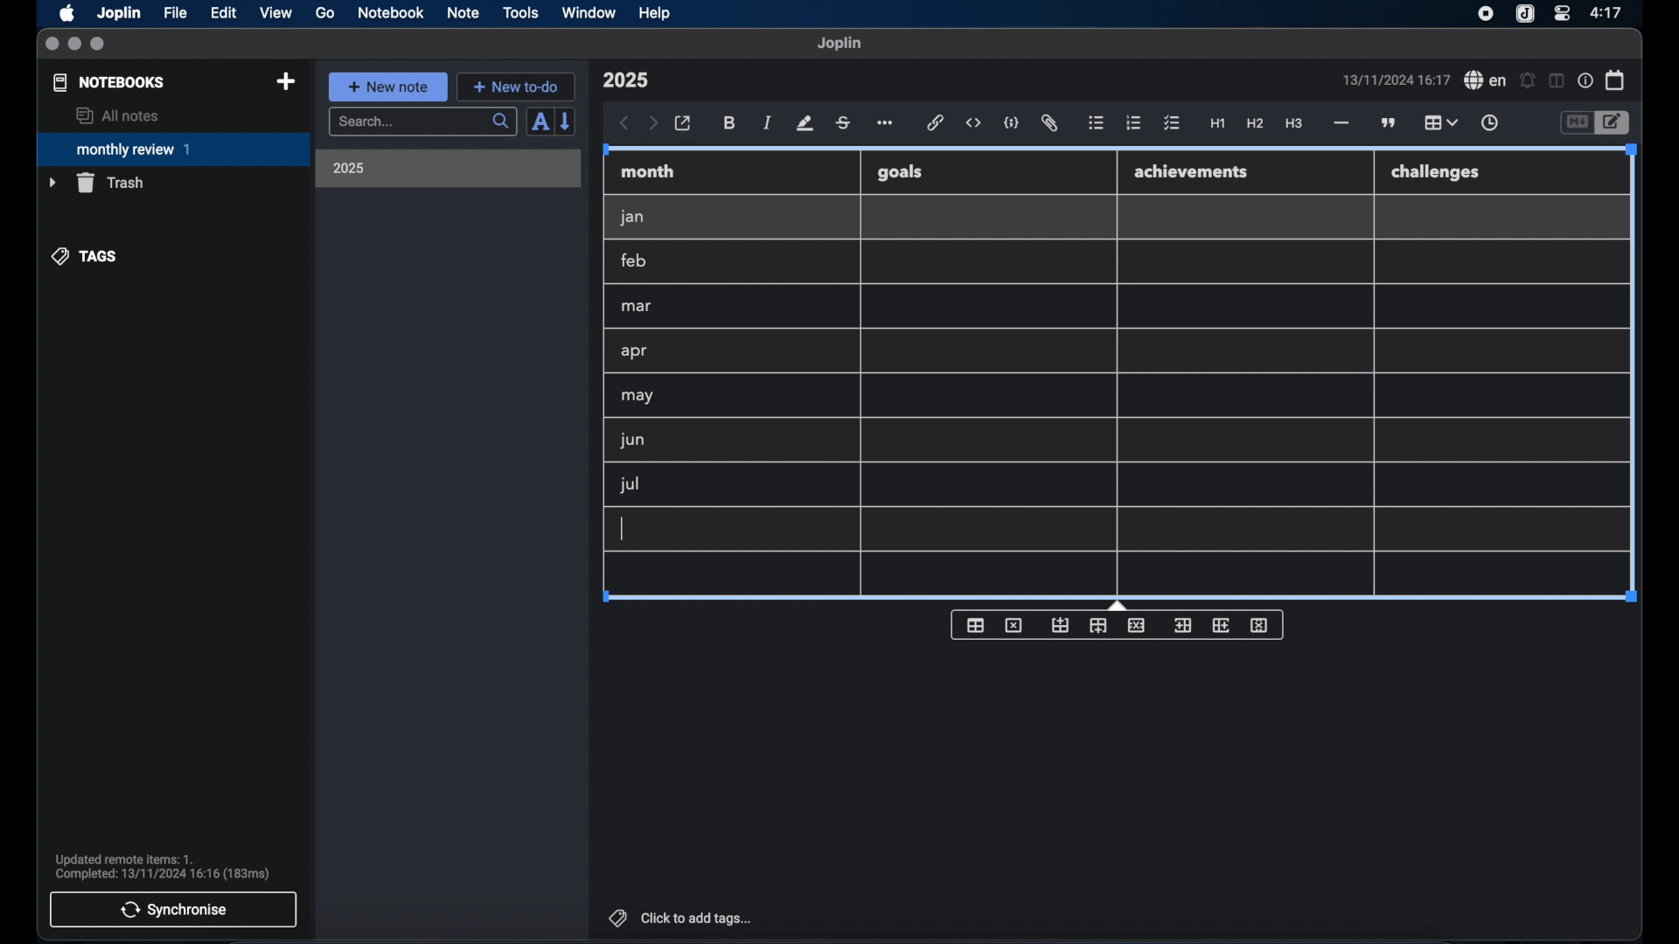 The image size is (1679, 944). I want to click on help, so click(656, 13).